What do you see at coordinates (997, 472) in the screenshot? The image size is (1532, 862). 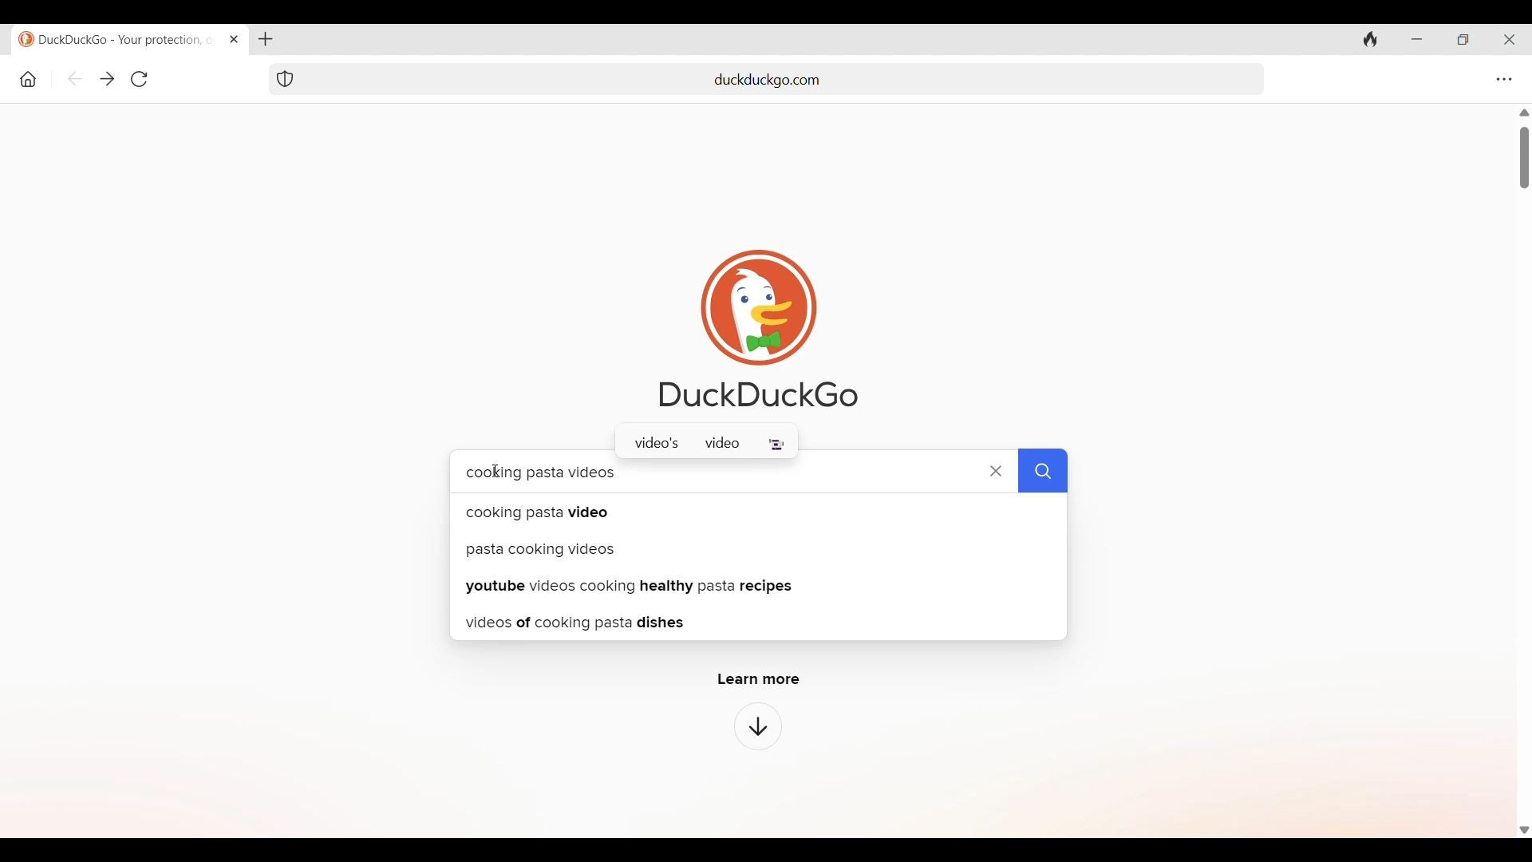 I see `Delete query` at bounding box center [997, 472].